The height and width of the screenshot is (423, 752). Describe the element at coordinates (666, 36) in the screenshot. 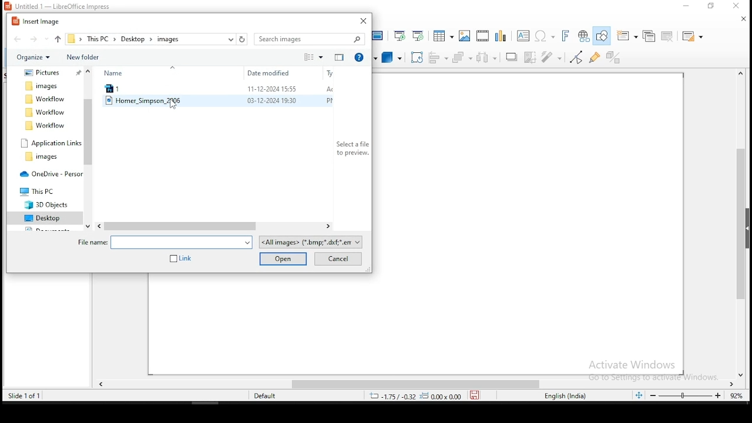

I see `delete slide` at that location.